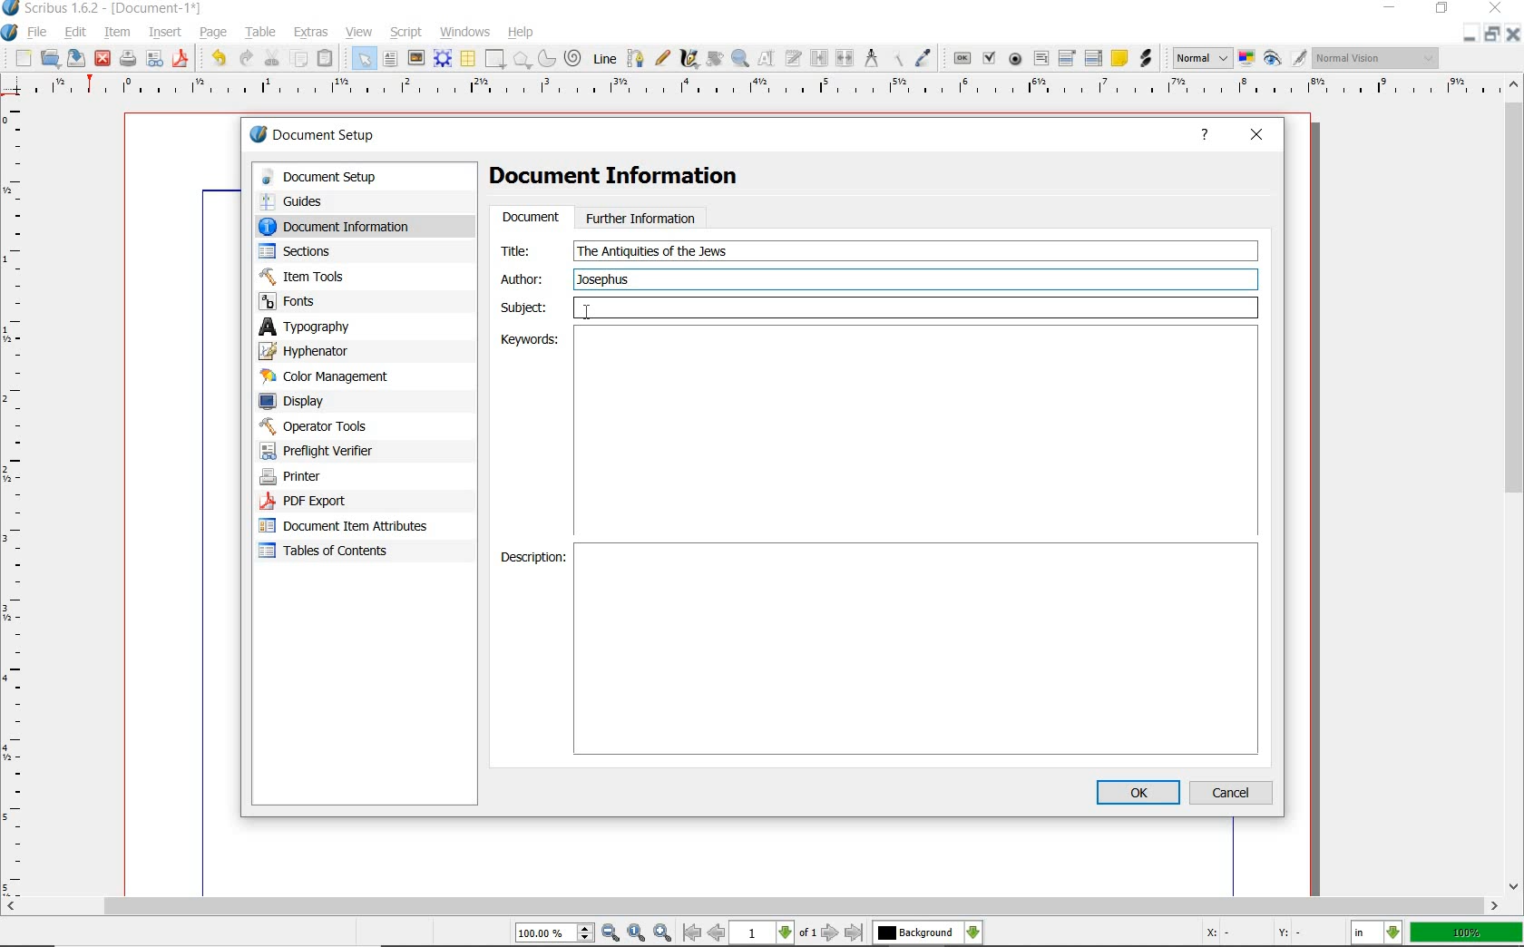 This screenshot has width=1524, height=947. I want to click on save, so click(78, 58).